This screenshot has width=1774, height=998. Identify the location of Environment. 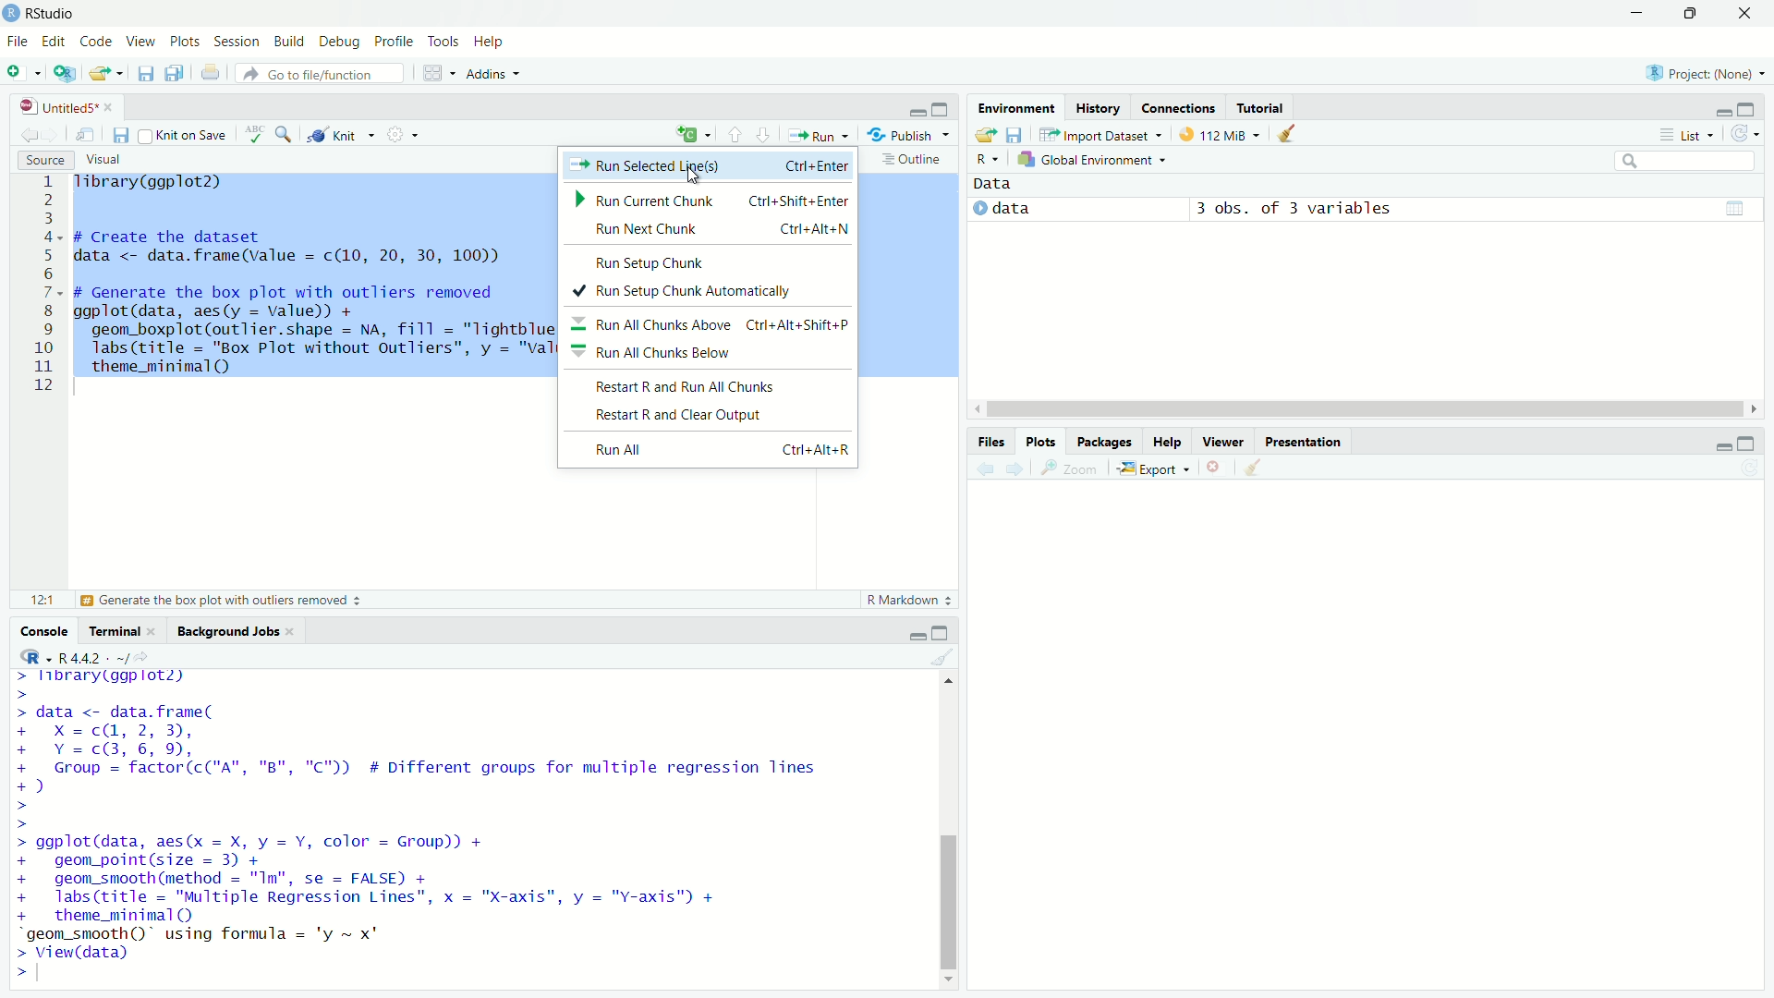
(1014, 107).